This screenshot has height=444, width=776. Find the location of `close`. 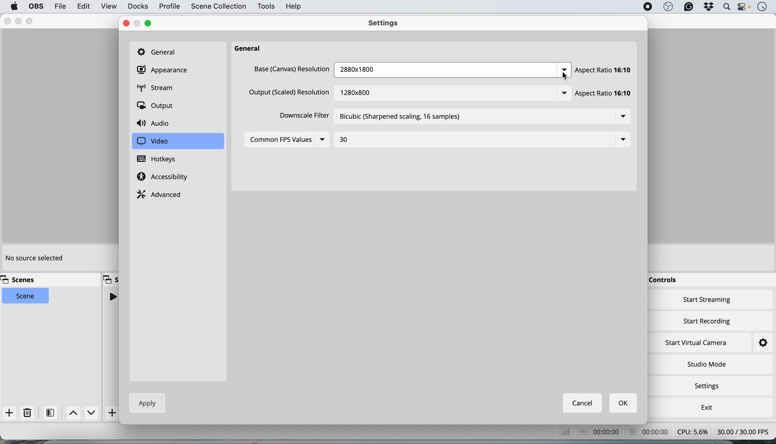

close is located at coordinates (126, 23).